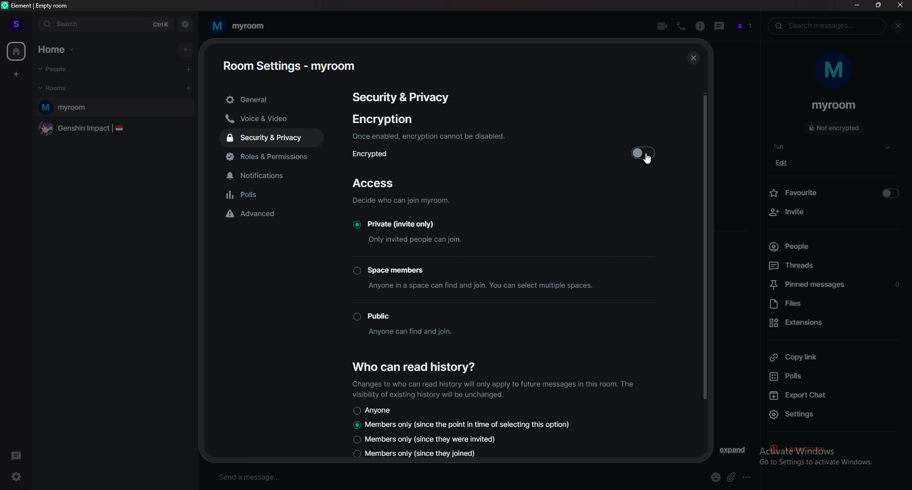  What do you see at coordinates (64, 68) in the screenshot?
I see `people` at bounding box center [64, 68].